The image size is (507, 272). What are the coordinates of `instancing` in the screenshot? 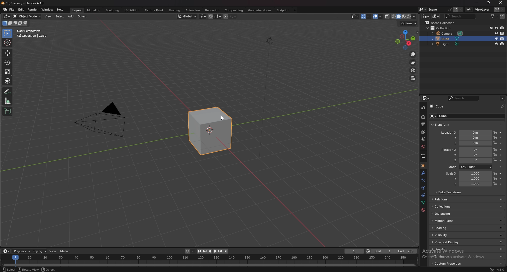 It's located at (446, 214).